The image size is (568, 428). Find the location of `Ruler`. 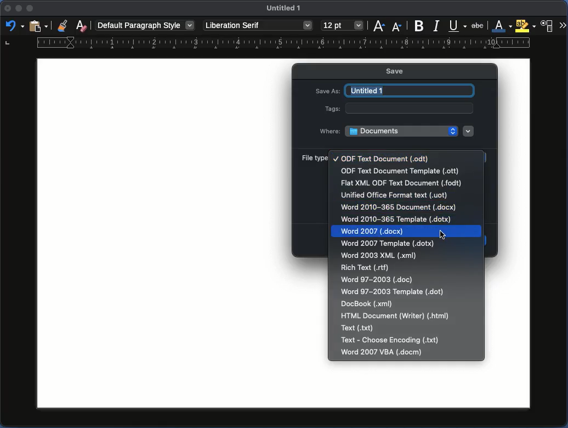

Ruler is located at coordinates (268, 44).